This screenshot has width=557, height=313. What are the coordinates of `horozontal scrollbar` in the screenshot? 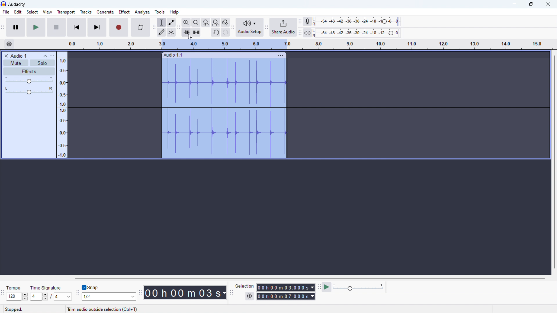 It's located at (309, 278).